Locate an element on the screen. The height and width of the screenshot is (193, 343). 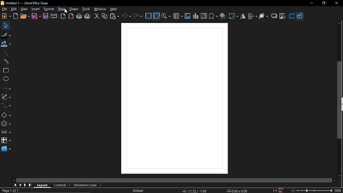
Restore down is located at coordinates (323, 4).